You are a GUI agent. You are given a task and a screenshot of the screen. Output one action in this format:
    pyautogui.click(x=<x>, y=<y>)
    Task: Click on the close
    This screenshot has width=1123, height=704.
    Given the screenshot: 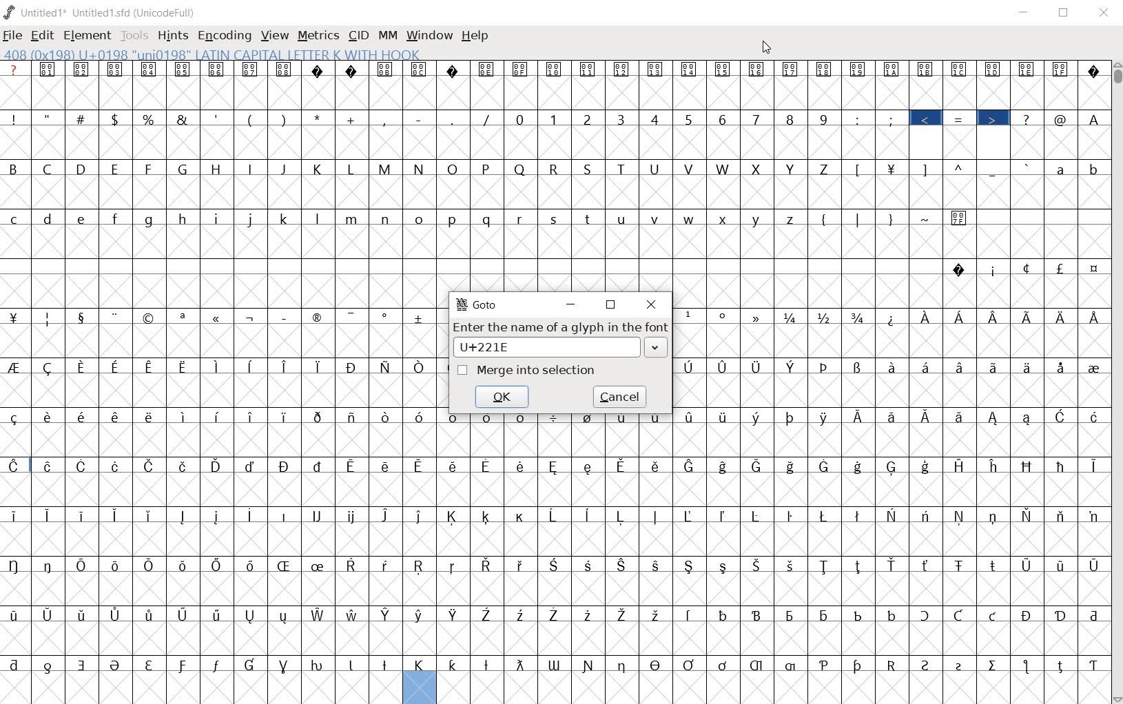 What is the action you would take?
    pyautogui.click(x=1105, y=13)
    